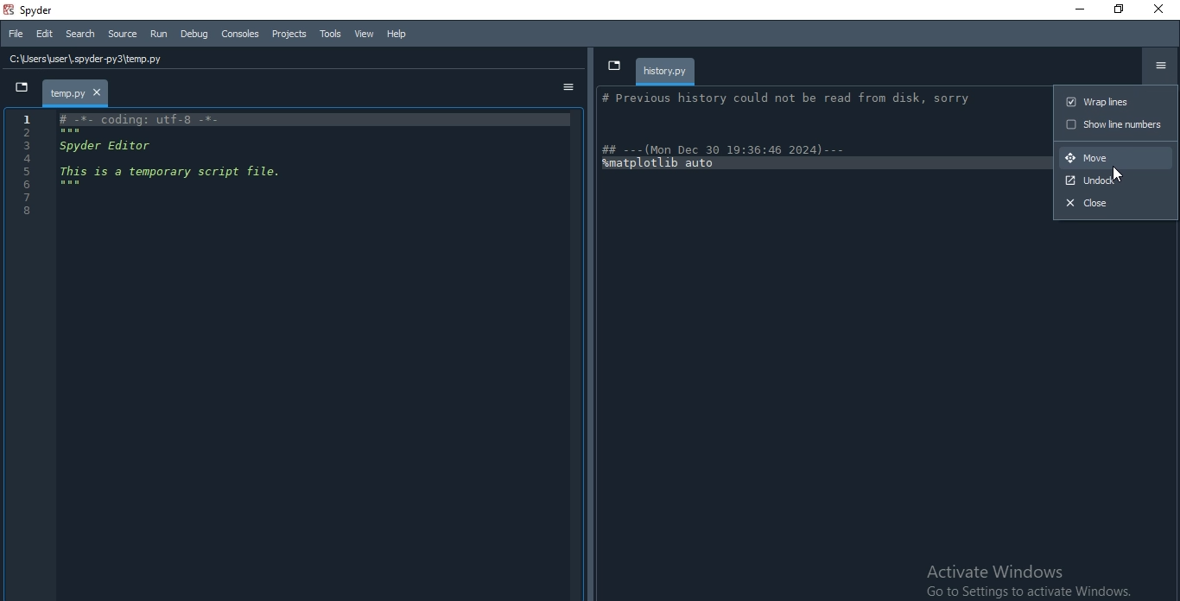  I want to click on Run, so click(159, 33).